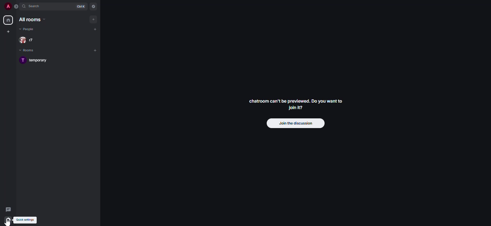  Describe the element at coordinates (79, 6) in the screenshot. I see `ctrl K` at that location.